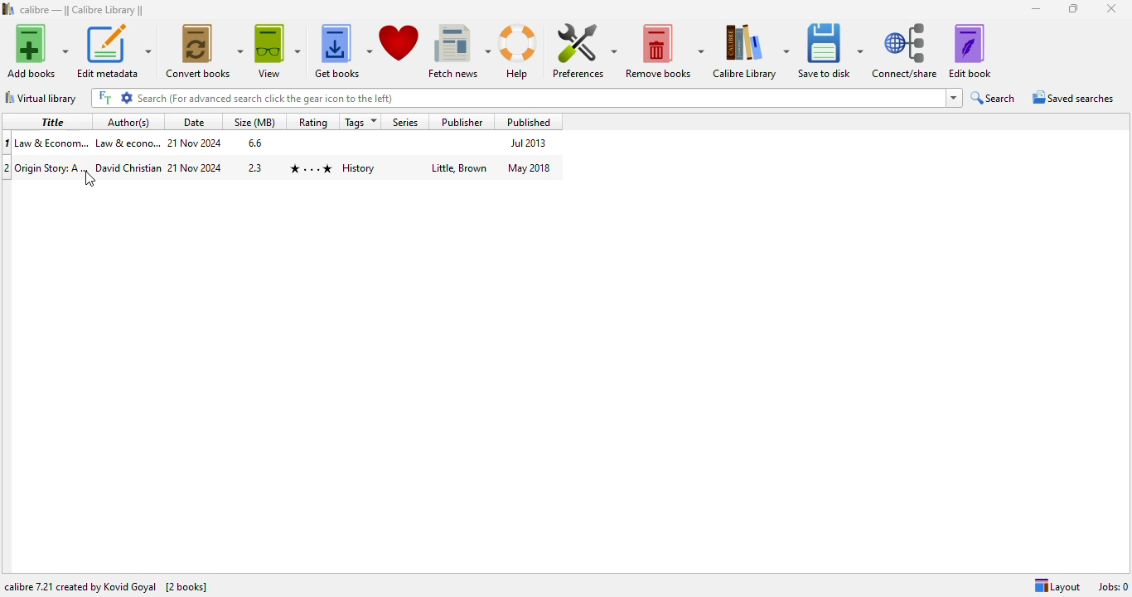  Describe the element at coordinates (970, 51) in the screenshot. I see `edit book` at that location.